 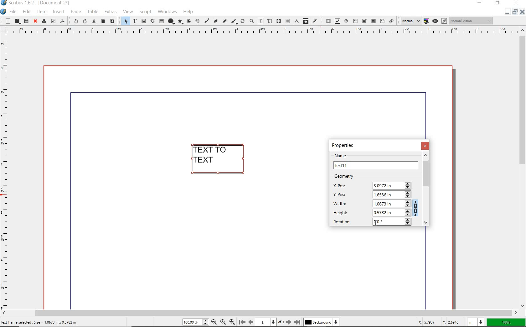 I want to click on ruler, so click(x=6, y=174).